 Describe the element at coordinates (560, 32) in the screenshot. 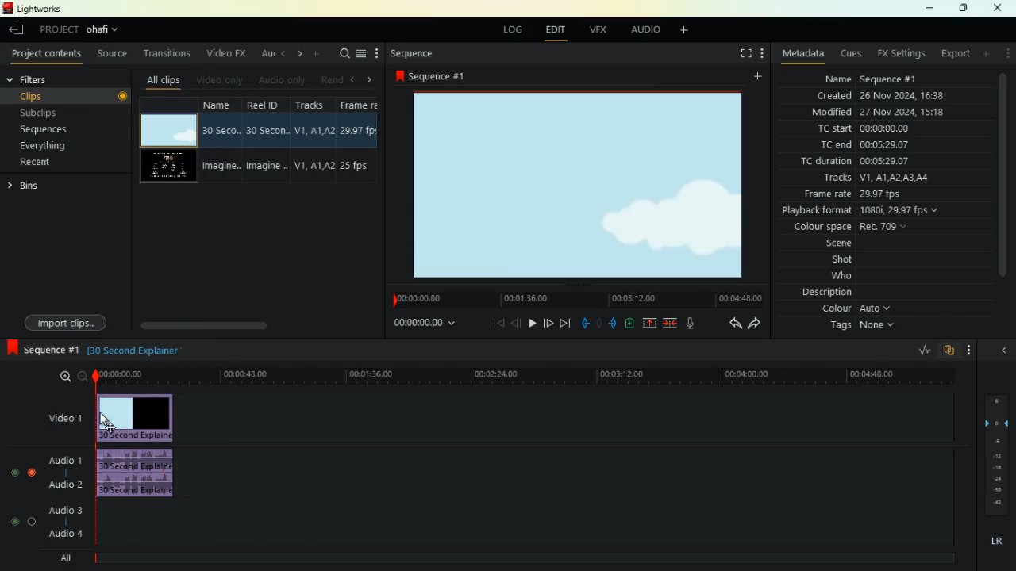

I see `edit` at that location.